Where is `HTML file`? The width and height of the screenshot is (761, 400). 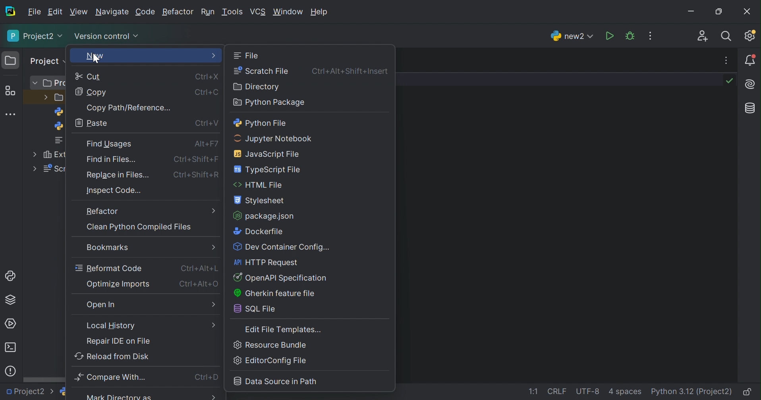 HTML file is located at coordinates (259, 185).